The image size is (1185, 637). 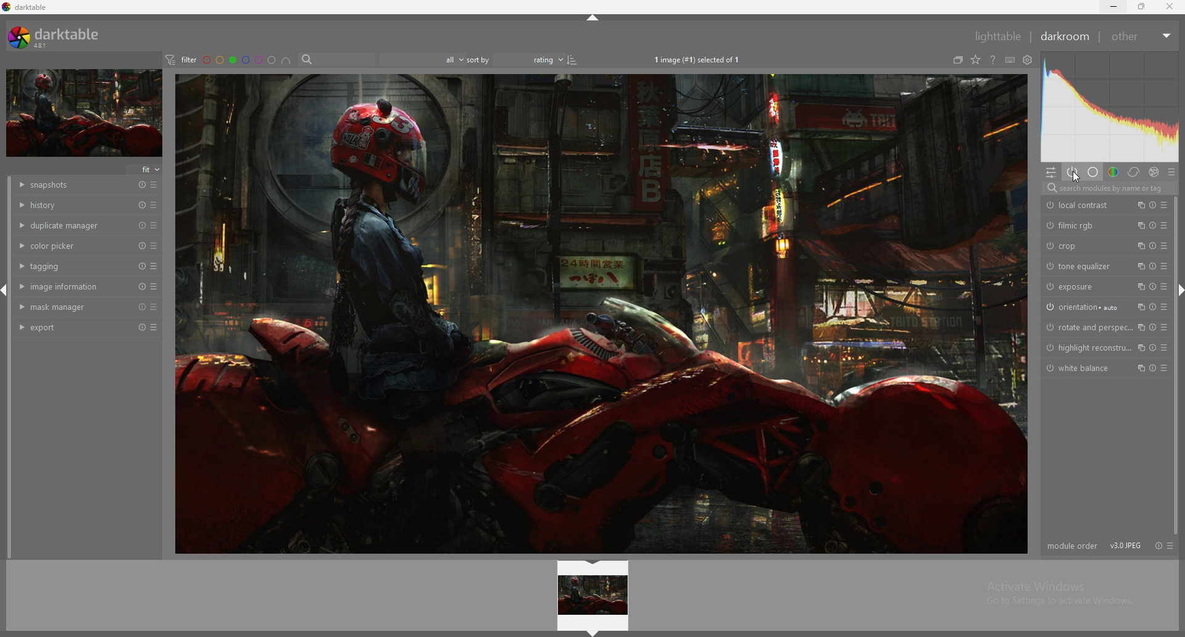 I want to click on reset, so click(x=141, y=328).